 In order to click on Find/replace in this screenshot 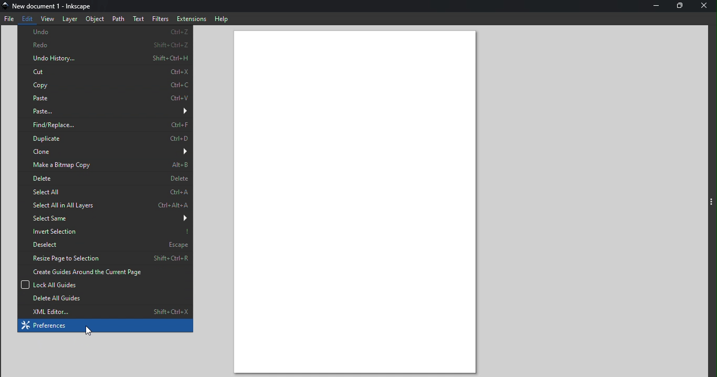, I will do `click(106, 124)`.